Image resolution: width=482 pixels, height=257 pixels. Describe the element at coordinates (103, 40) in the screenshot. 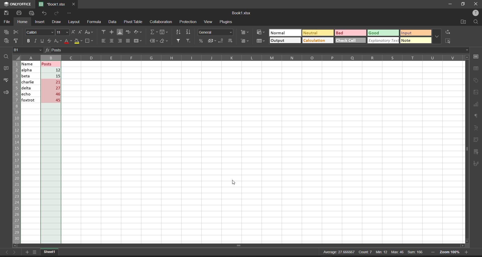

I see `align left` at that location.